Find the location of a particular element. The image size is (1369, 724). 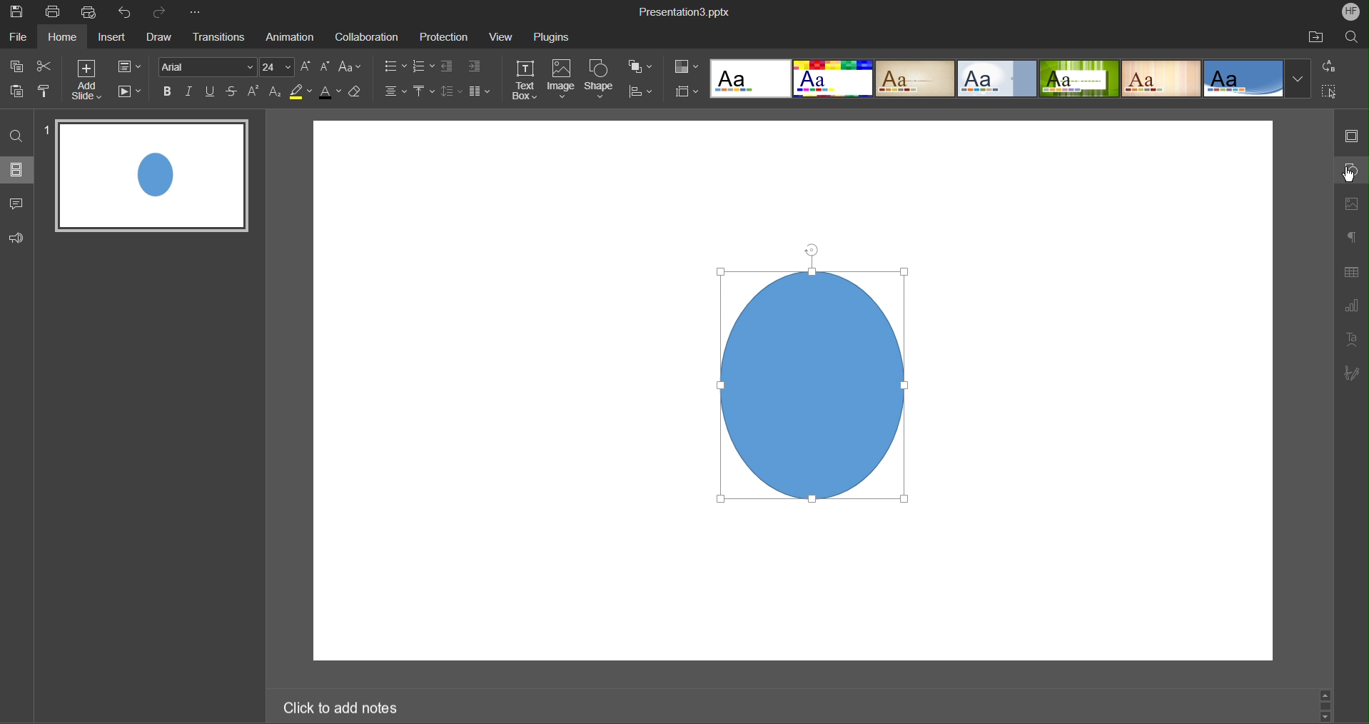

Graph is located at coordinates (1351, 306).